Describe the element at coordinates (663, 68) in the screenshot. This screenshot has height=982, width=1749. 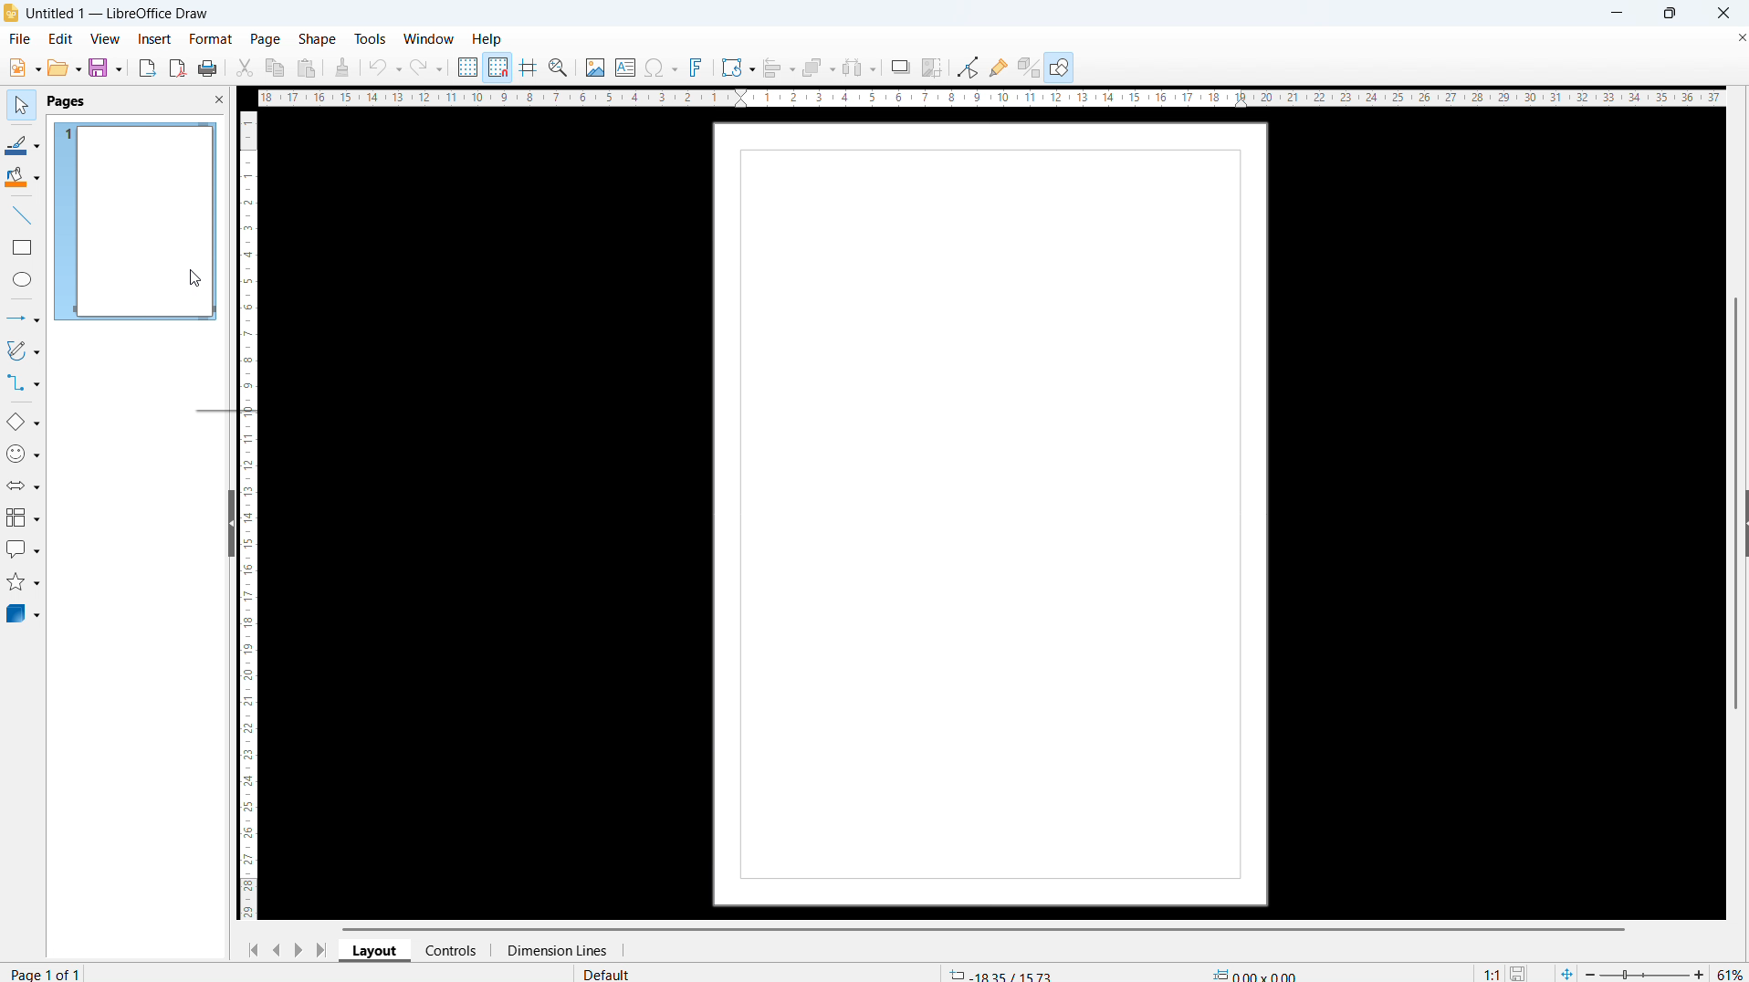
I see `Insert symbol ` at that location.